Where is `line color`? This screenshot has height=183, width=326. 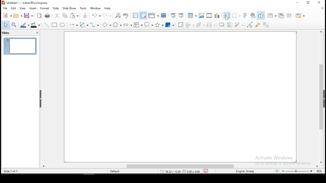
line color is located at coordinates (25, 25).